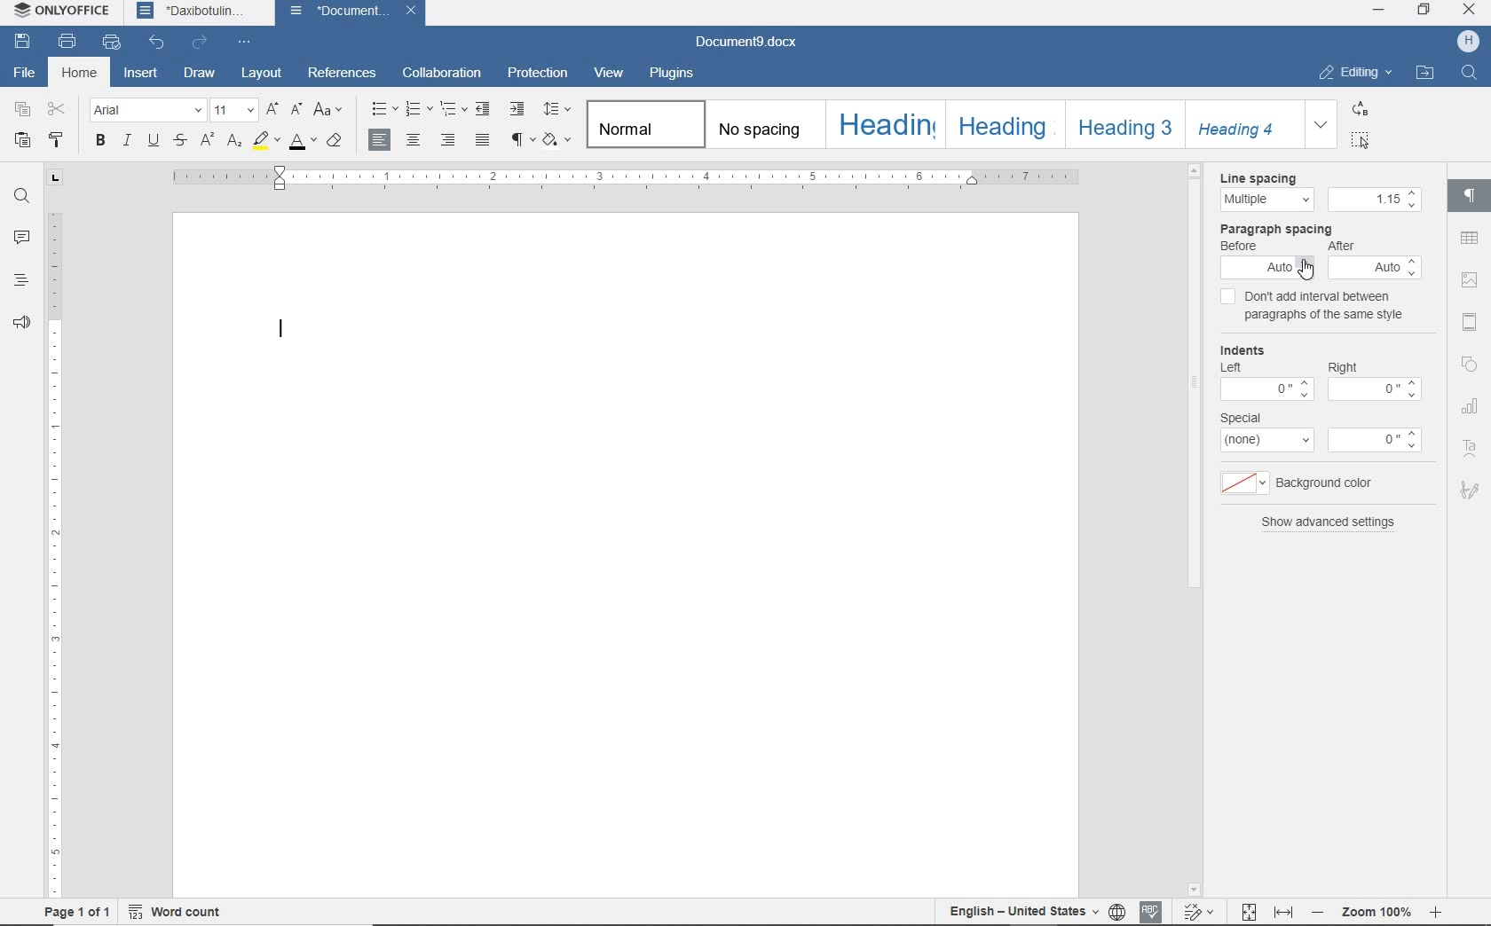  Describe the element at coordinates (78, 72) in the screenshot. I see `home` at that location.